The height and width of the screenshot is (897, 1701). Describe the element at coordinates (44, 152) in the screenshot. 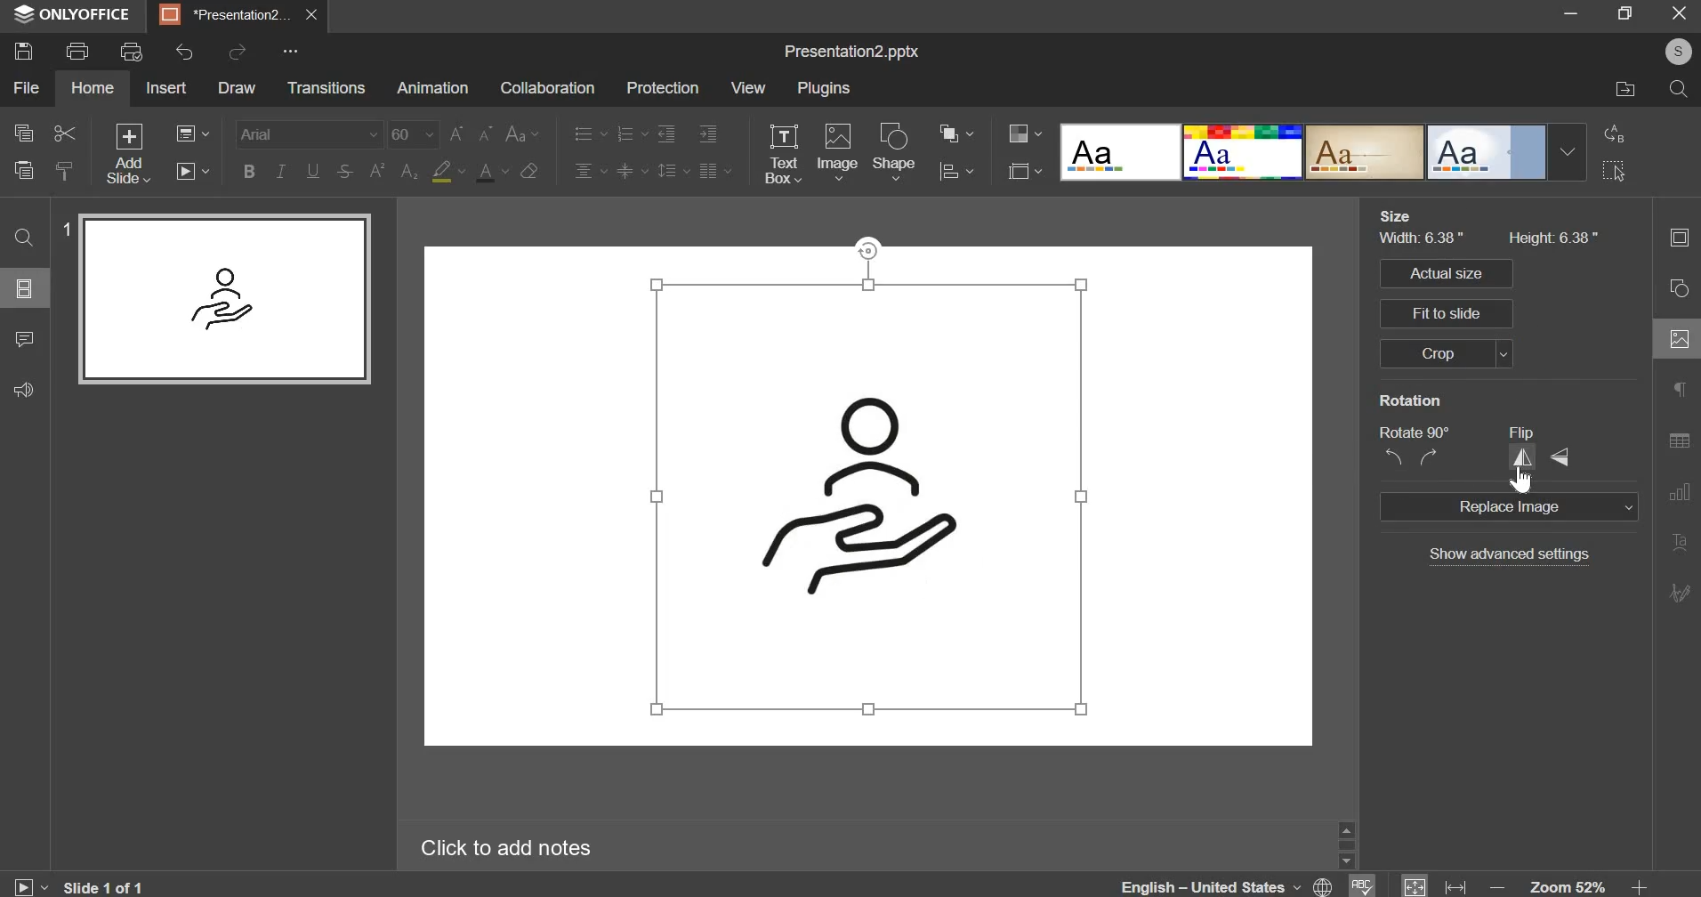

I see `copy, cut, paste & clear style` at that location.